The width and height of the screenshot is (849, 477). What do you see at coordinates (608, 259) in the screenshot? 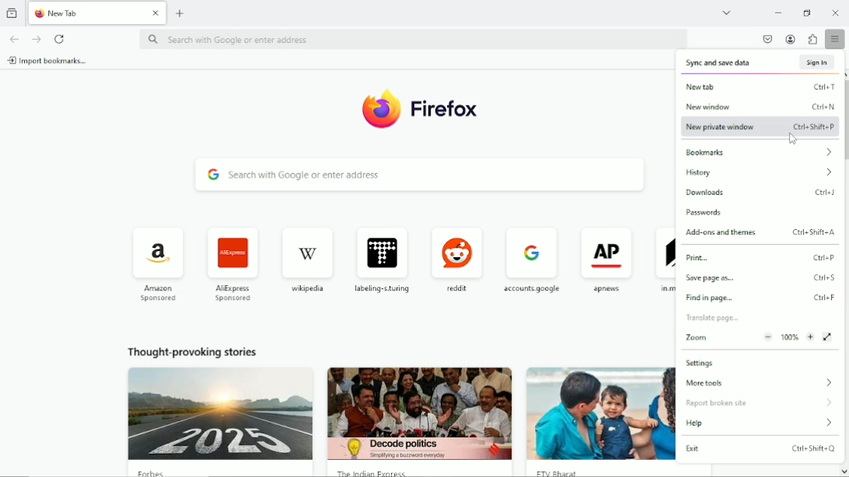
I see `apnews` at bounding box center [608, 259].